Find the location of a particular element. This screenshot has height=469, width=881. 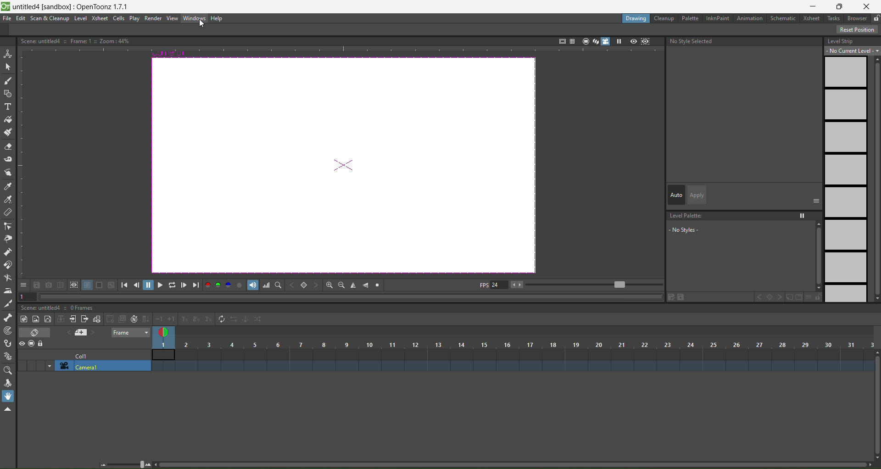

selection tool is located at coordinates (8, 66).